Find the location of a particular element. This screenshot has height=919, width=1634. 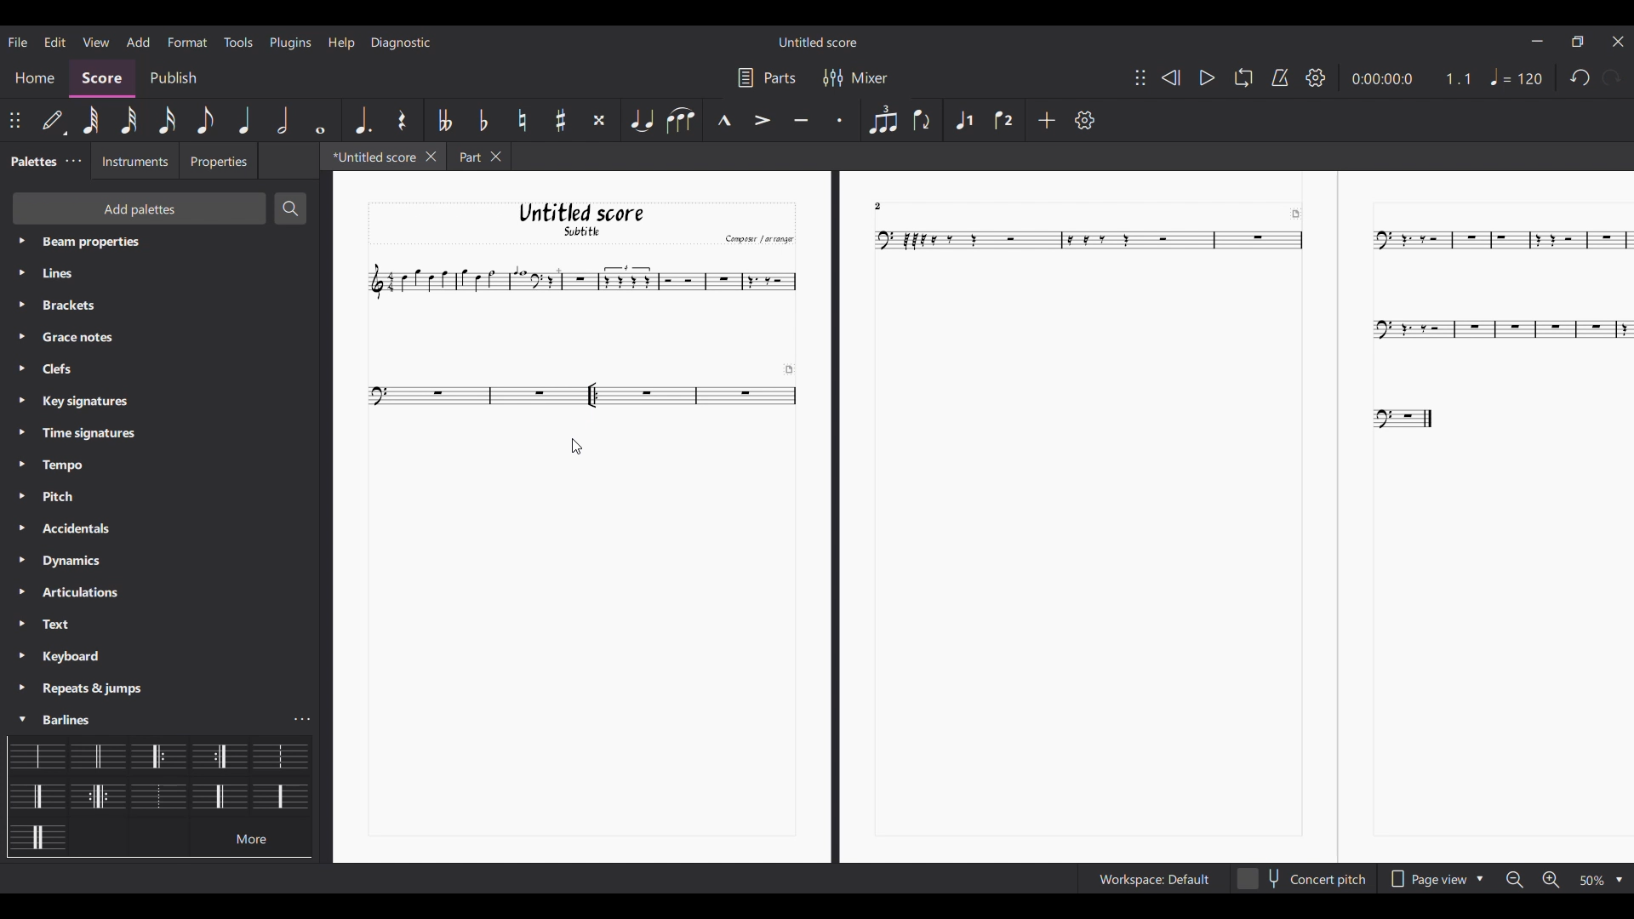

Barline settings is located at coordinates (304, 720).